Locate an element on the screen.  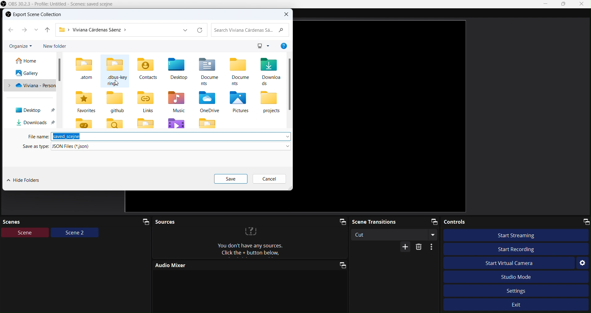
Search is located at coordinates (251, 29).